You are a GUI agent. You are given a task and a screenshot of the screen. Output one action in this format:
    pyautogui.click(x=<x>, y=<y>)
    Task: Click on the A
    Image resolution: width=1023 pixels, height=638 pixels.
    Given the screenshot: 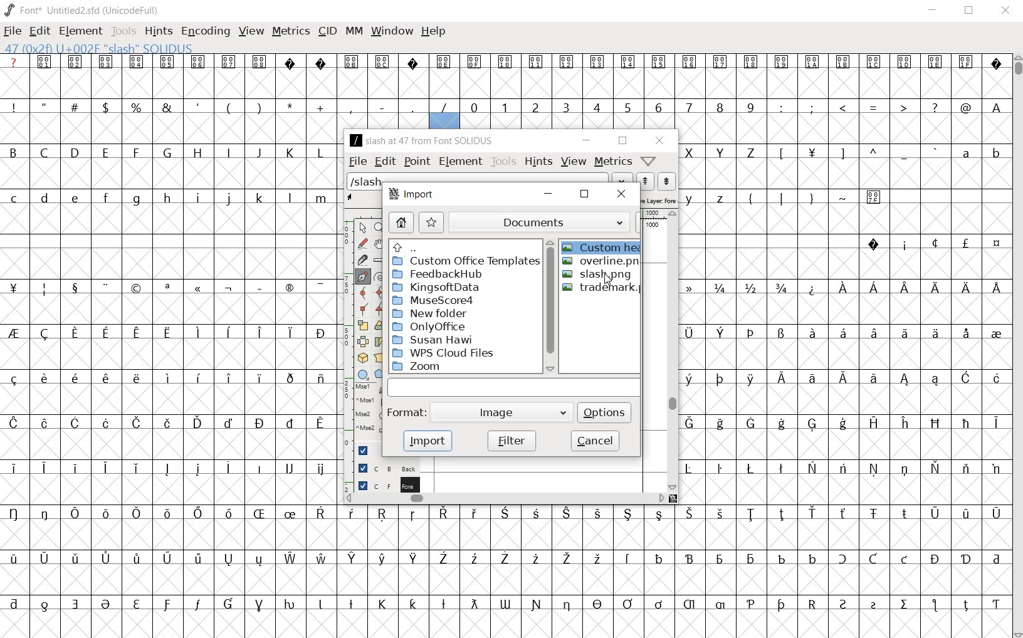 What is the action you would take?
    pyautogui.click(x=994, y=107)
    